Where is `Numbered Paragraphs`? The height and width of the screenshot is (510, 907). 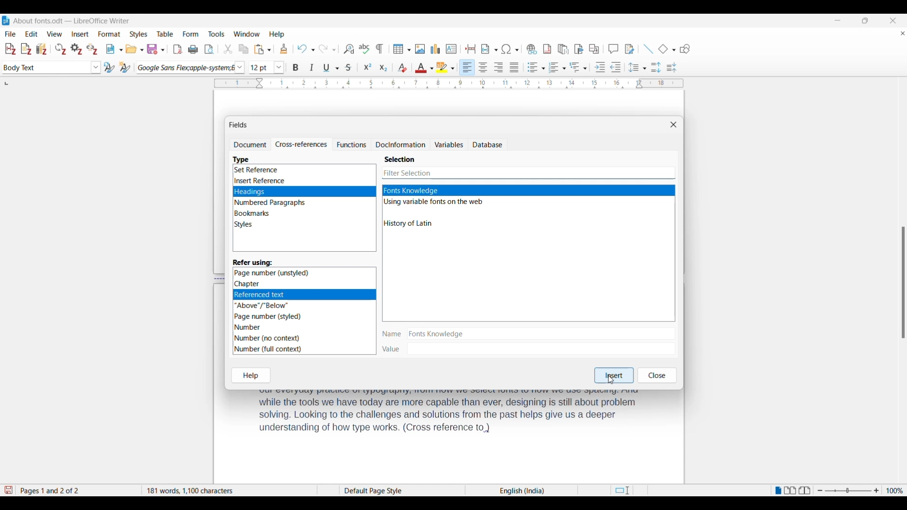
Numbered Paragraphs is located at coordinates (270, 203).